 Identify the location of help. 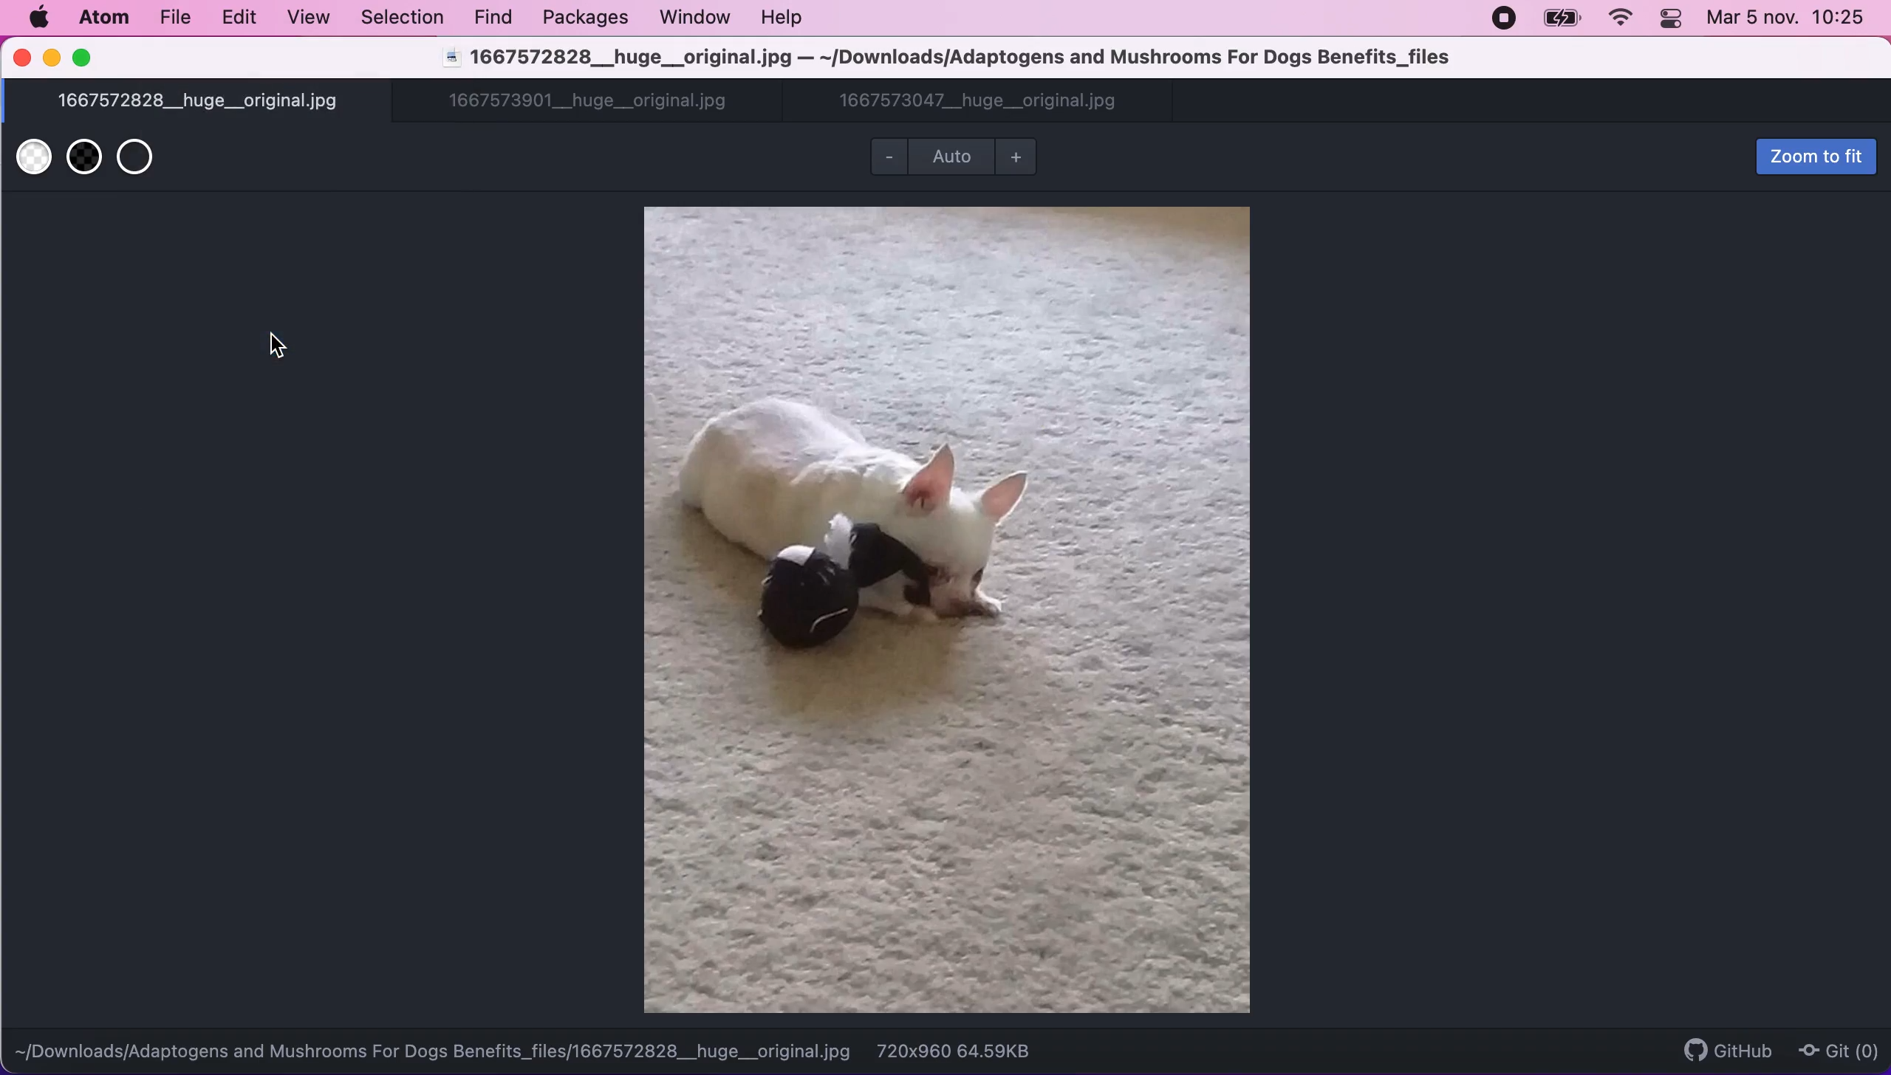
(784, 18).